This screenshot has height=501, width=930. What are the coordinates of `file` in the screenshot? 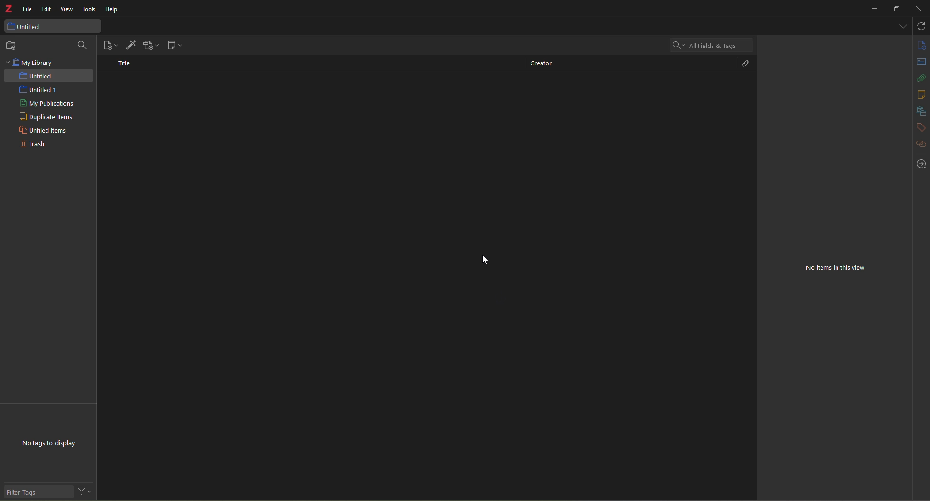 It's located at (26, 10).